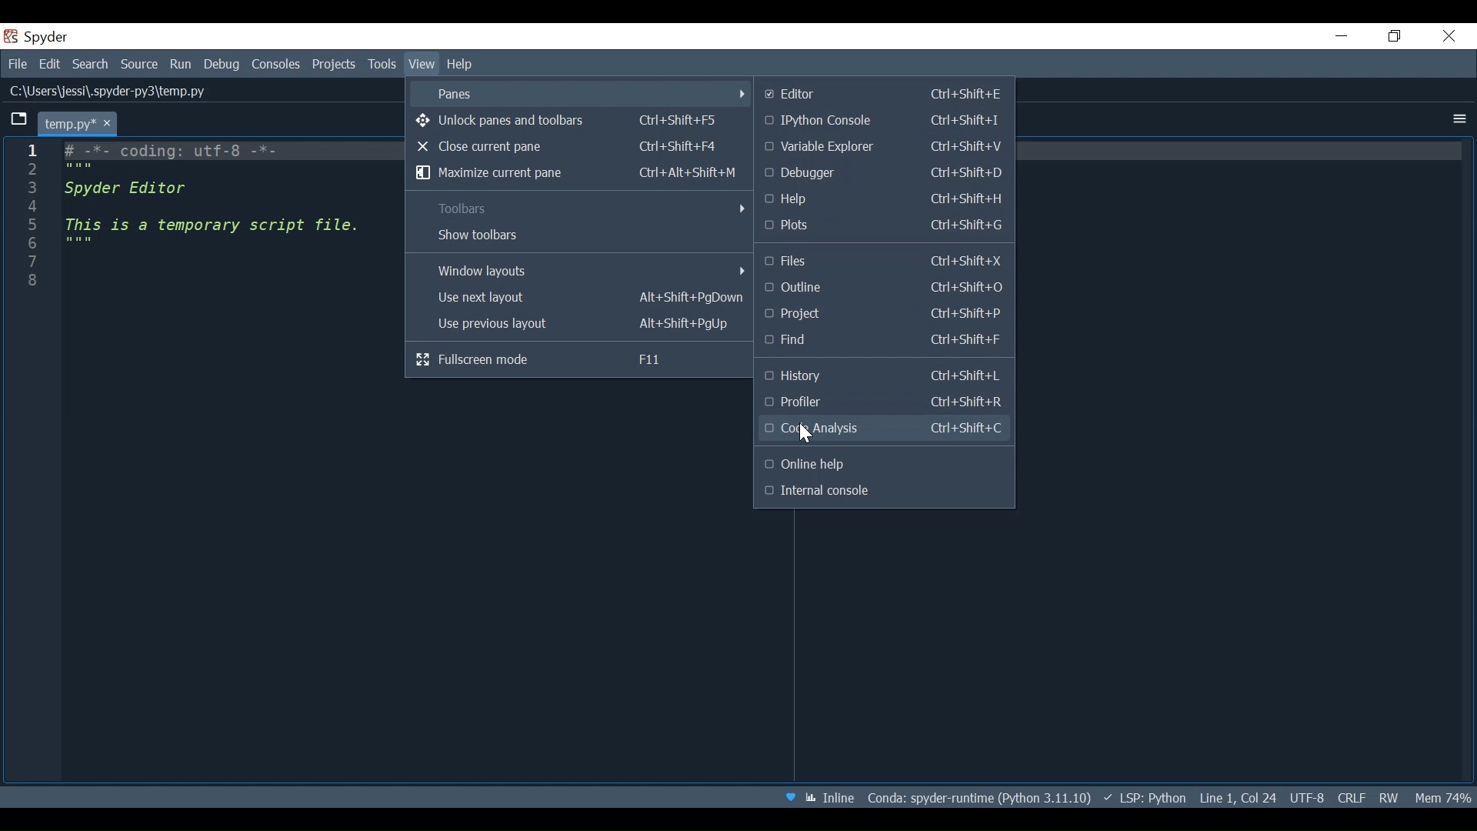  Describe the element at coordinates (884, 174) in the screenshot. I see `Debugger` at that location.